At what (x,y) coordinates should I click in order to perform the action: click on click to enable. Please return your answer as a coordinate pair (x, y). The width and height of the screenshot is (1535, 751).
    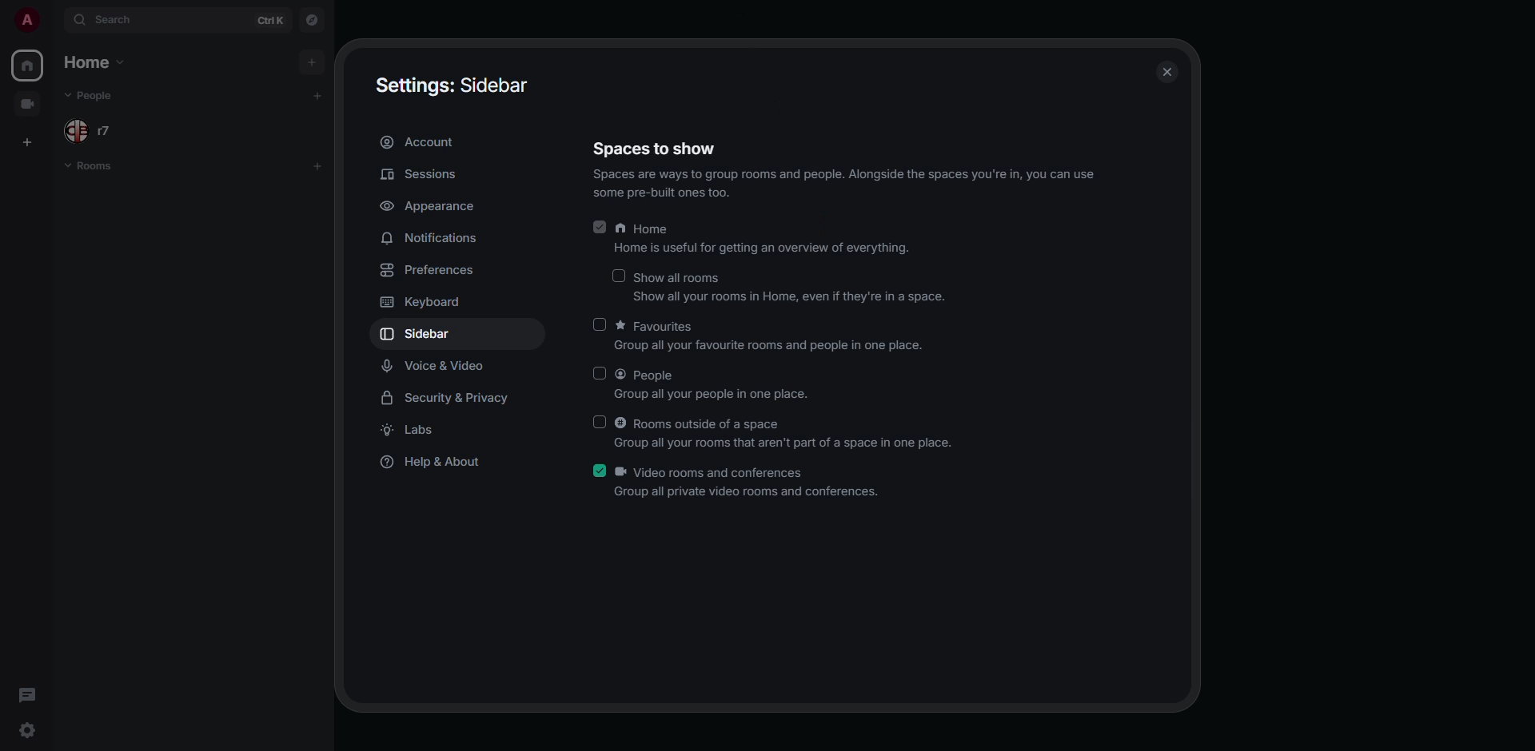
    Looking at the image, I should click on (600, 373).